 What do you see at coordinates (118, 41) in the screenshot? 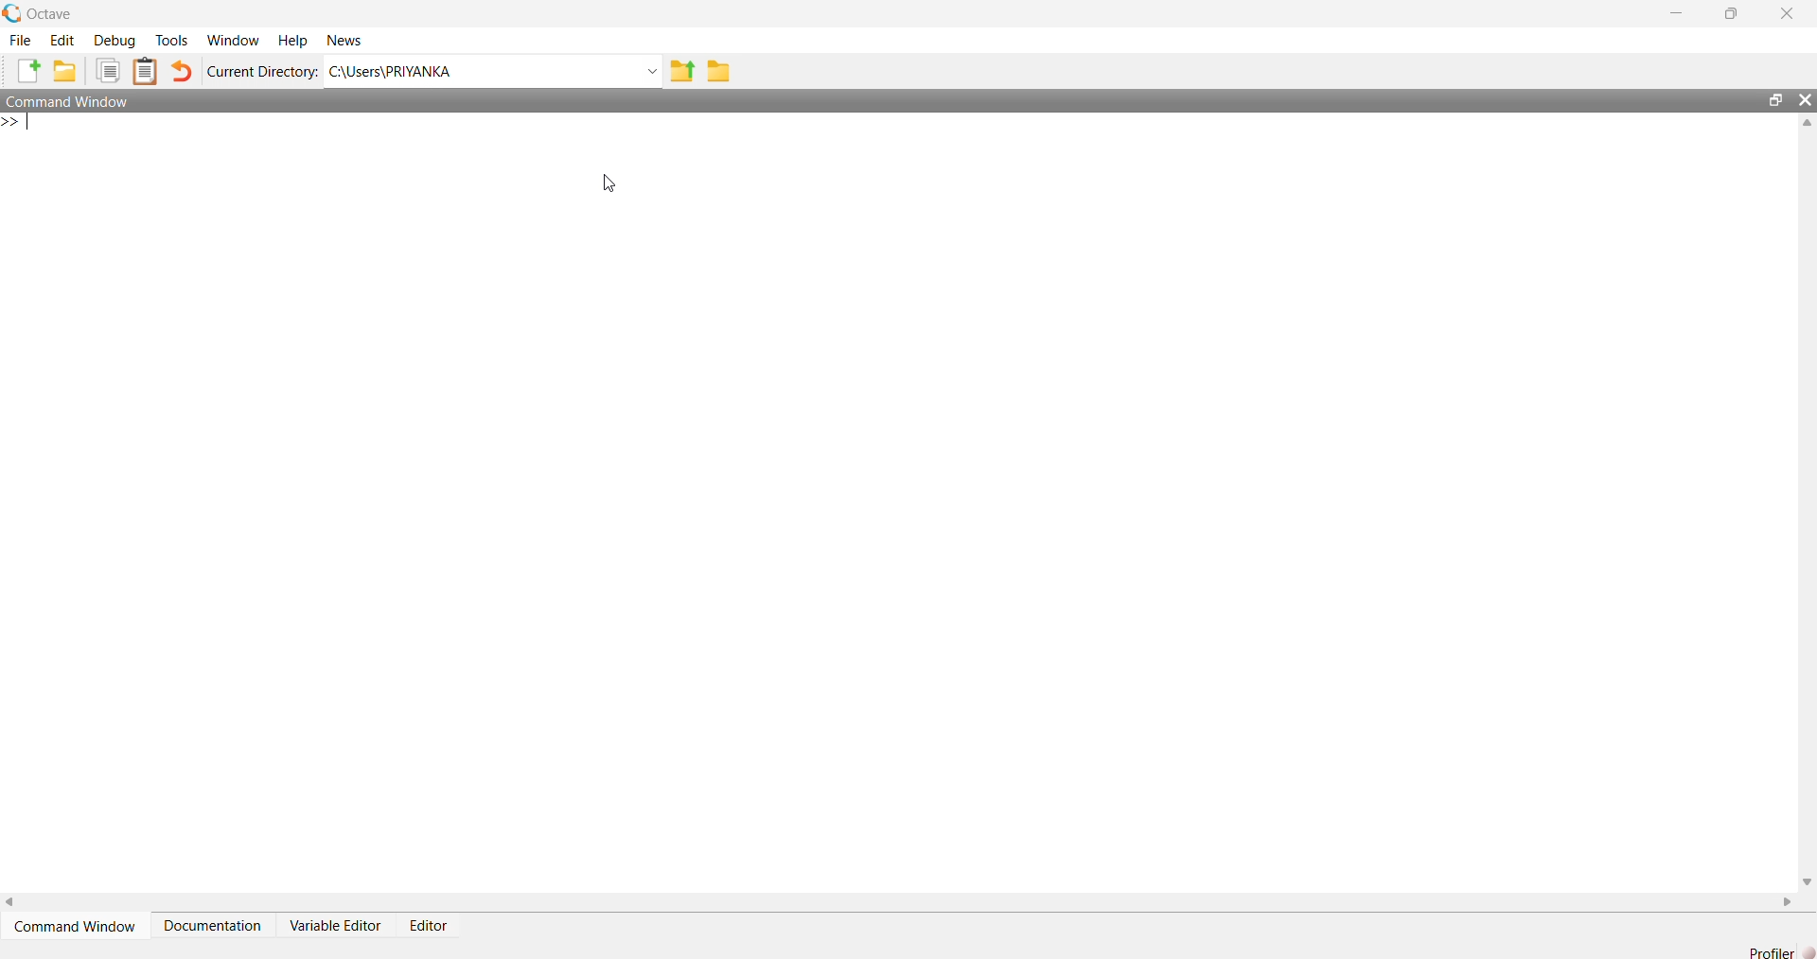
I see `Debug` at bounding box center [118, 41].